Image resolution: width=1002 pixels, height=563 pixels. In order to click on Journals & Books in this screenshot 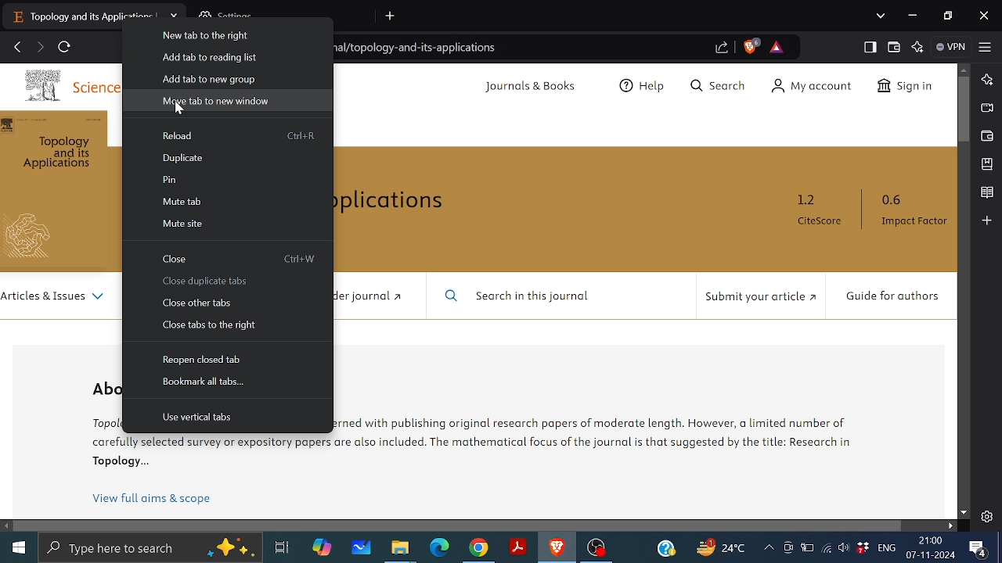, I will do `click(532, 87)`.